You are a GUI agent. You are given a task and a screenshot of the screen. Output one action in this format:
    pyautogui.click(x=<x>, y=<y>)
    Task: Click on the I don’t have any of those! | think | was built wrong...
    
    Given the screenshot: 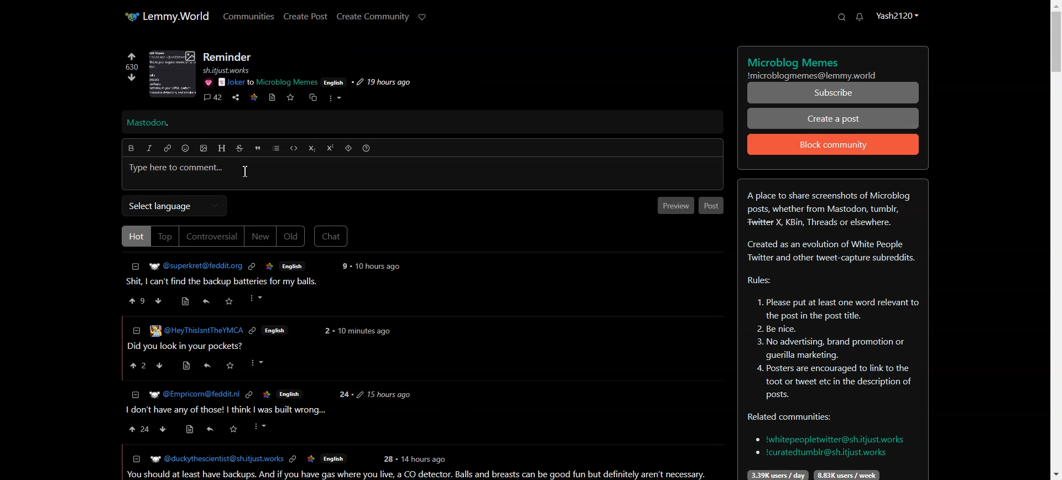 What is the action you would take?
    pyautogui.click(x=225, y=410)
    